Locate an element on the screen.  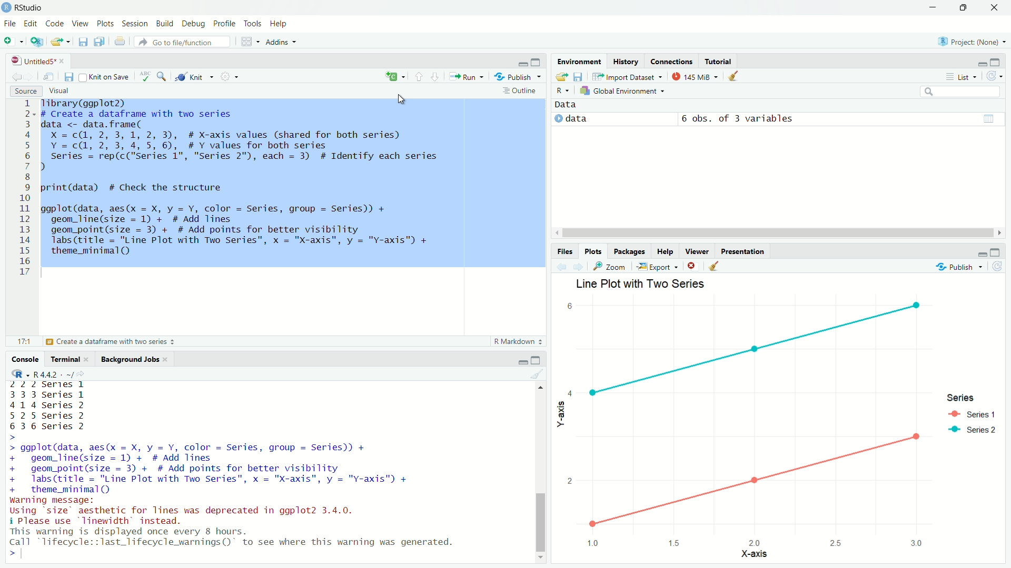
Viewer is located at coordinates (696, 251).